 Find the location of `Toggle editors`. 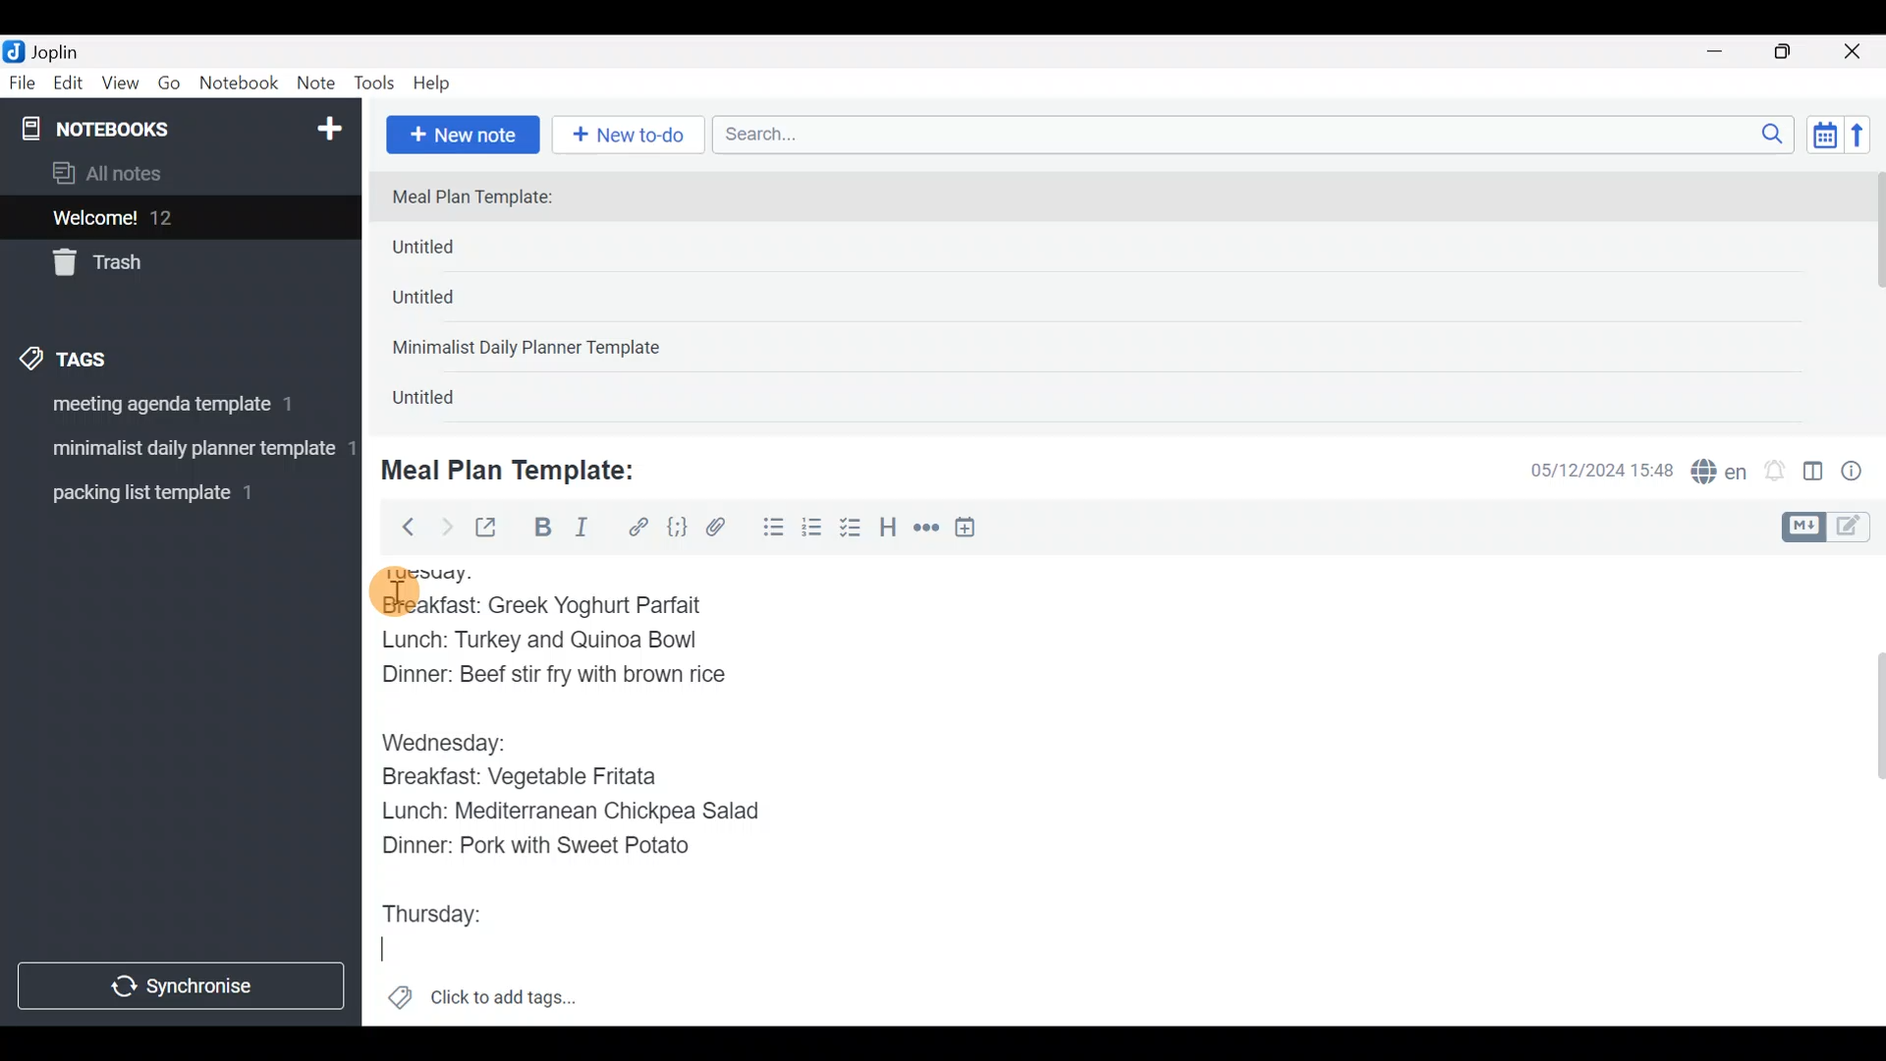

Toggle editors is located at coordinates (1831, 525).